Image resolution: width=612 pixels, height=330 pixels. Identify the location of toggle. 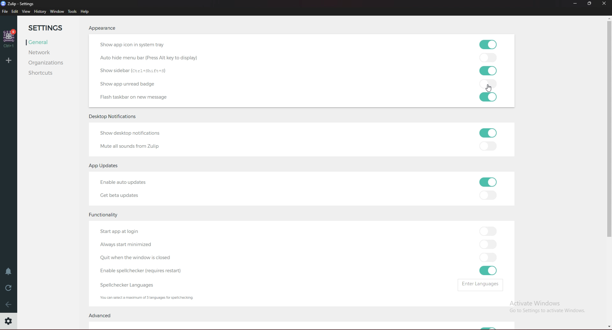
(489, 196).